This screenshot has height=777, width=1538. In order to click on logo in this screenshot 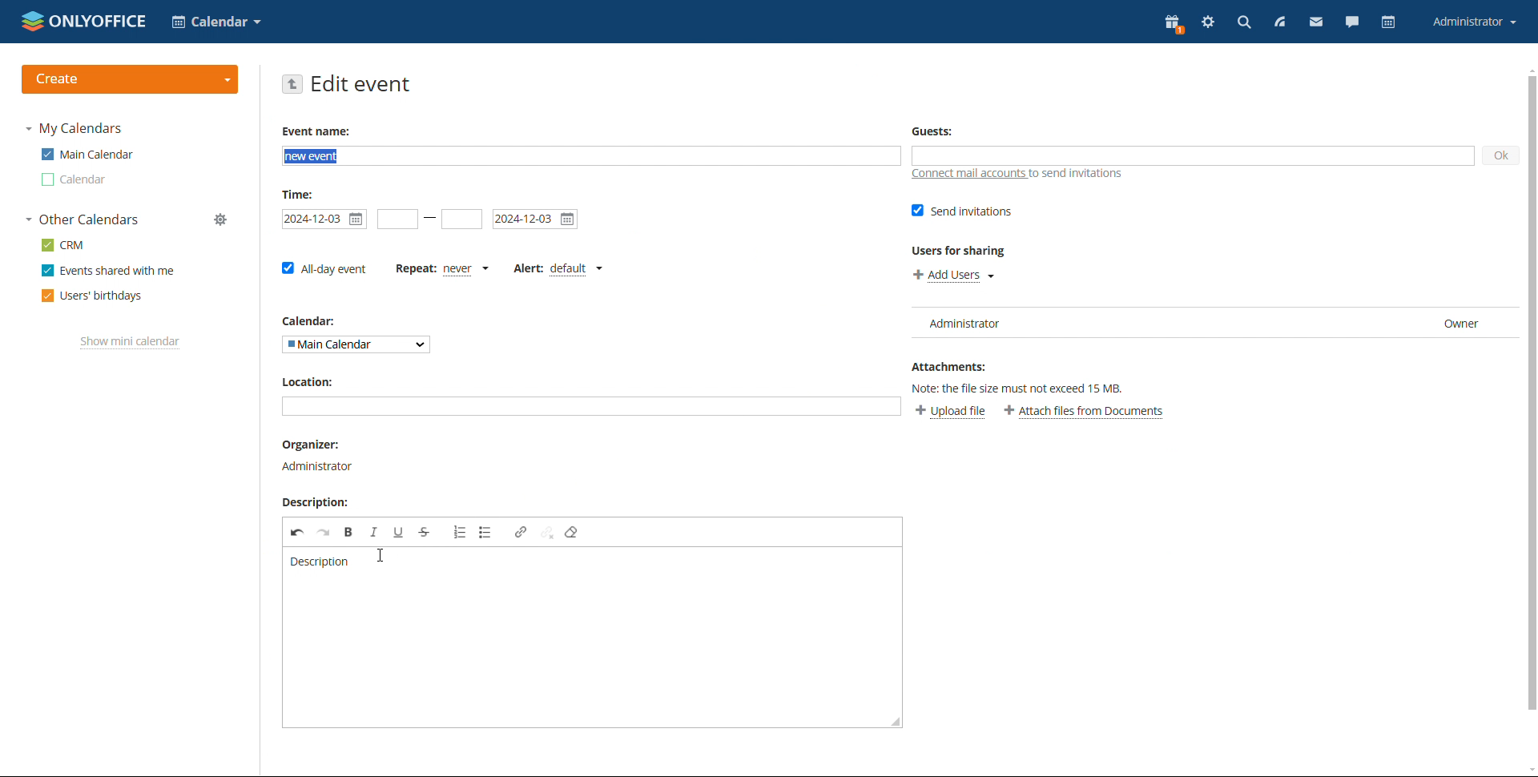, I will do `click(84, 20)`.